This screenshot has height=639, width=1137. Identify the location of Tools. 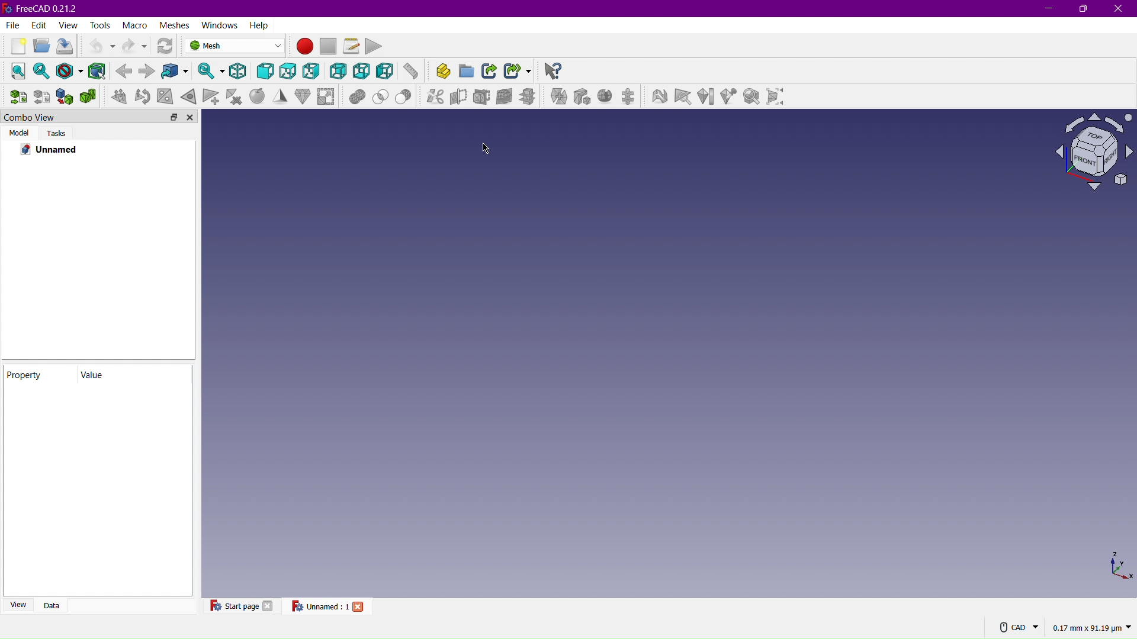
(101, 25).